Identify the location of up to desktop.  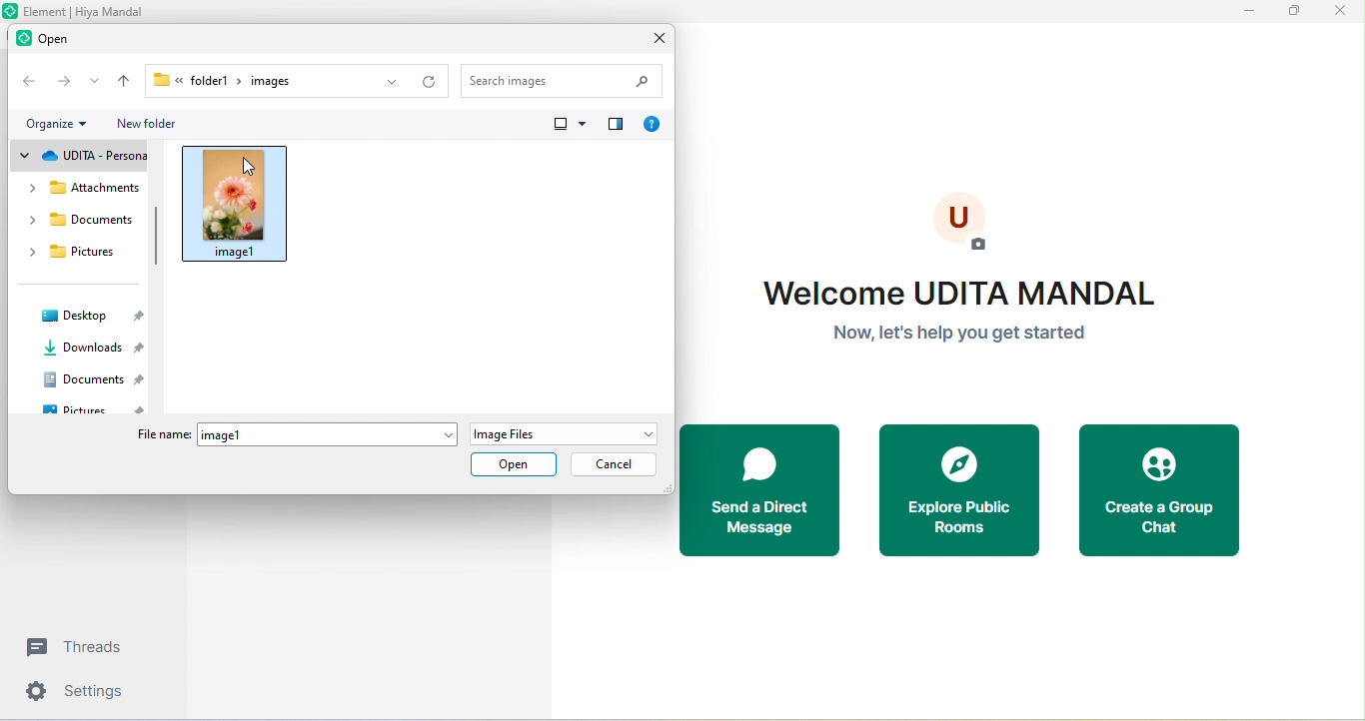
(124, 83).